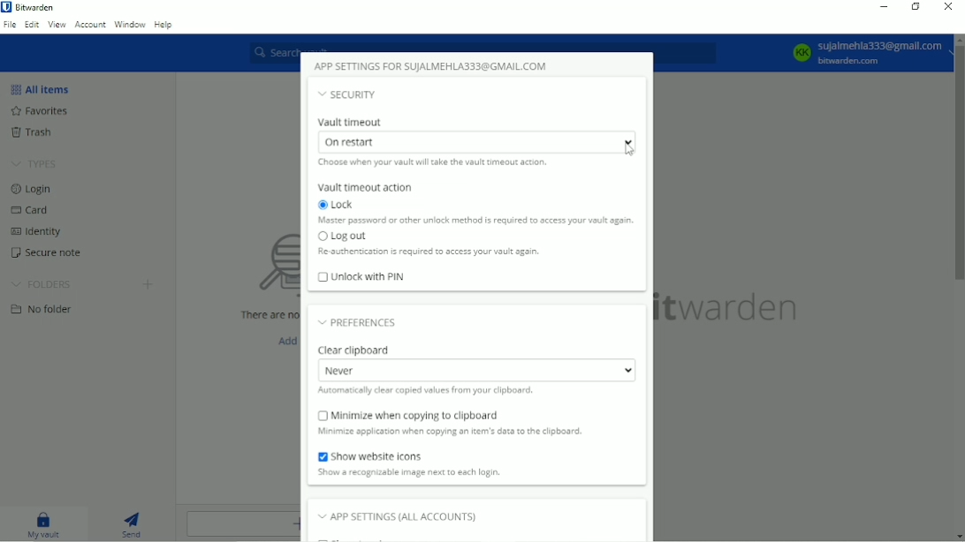  Describe the element at coordinates (136, 525) in the screenshot. I see `Send` at that location.